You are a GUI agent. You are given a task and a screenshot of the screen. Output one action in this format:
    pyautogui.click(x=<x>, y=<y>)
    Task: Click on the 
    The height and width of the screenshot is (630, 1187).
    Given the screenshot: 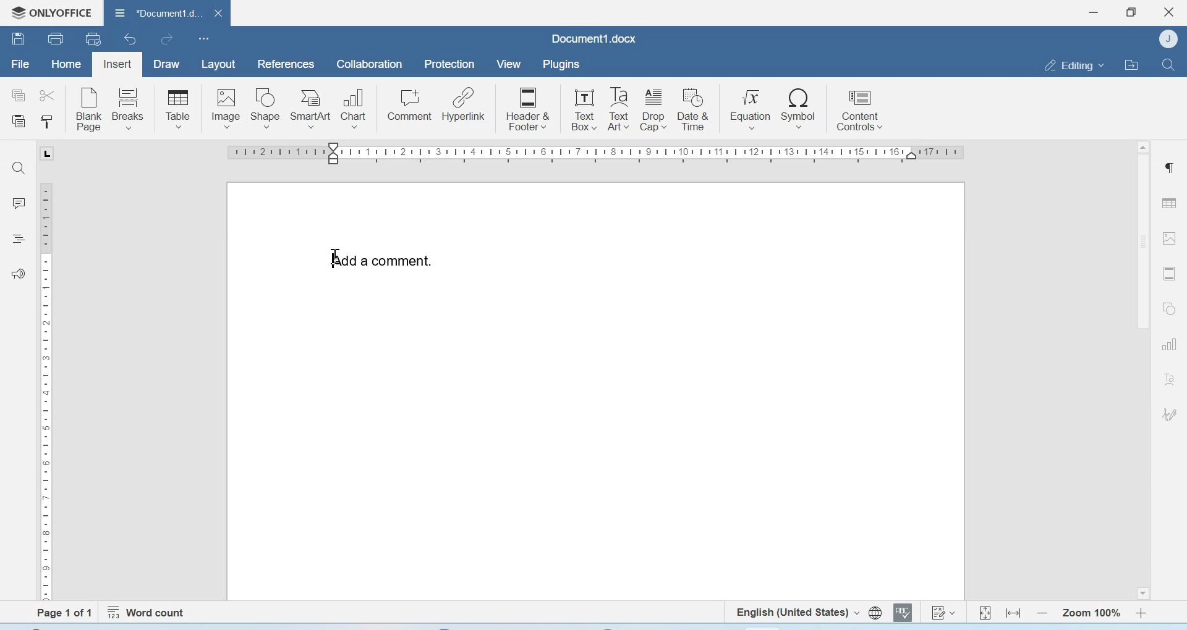 What is the action you would take?
    pyautogui.click(x=1168, y=39)
    